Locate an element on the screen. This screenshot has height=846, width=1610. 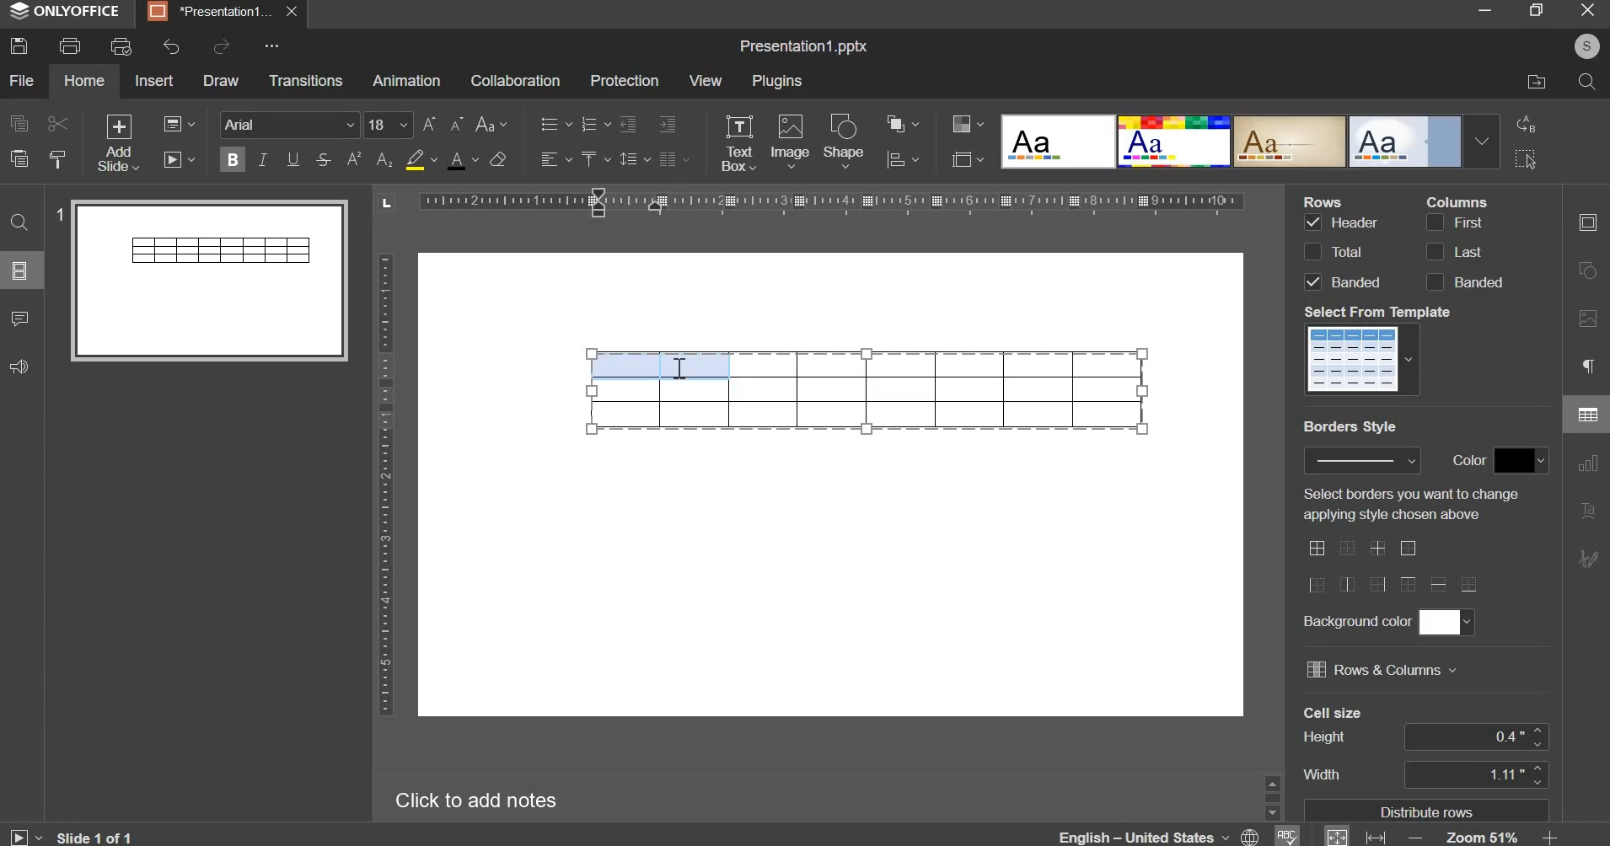
text box is located at coordinates (738, 143).